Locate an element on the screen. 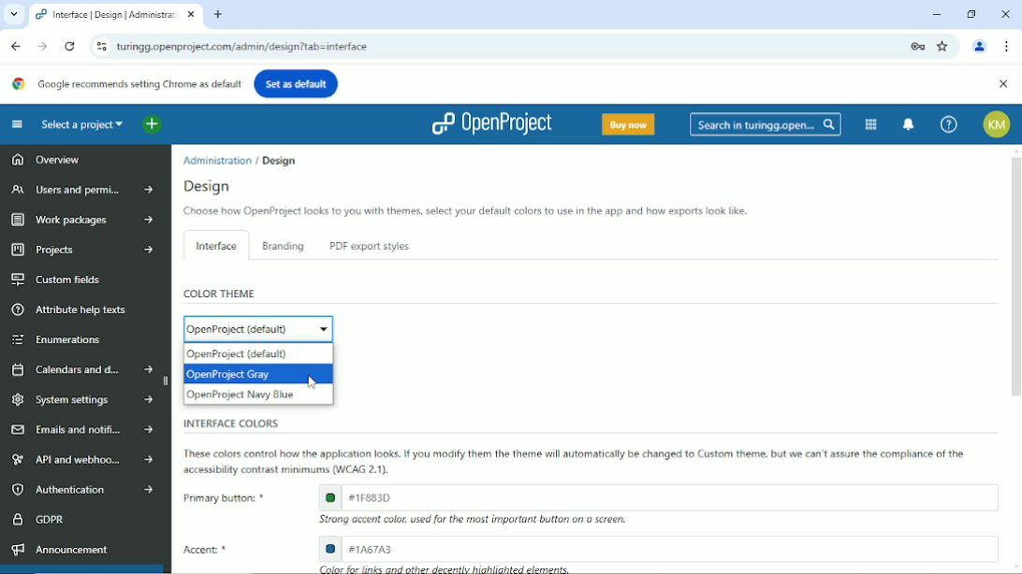 Image resolution: width=1022 pixels, height=574 pixels. Reload this page is located at coordinates (69, 47).